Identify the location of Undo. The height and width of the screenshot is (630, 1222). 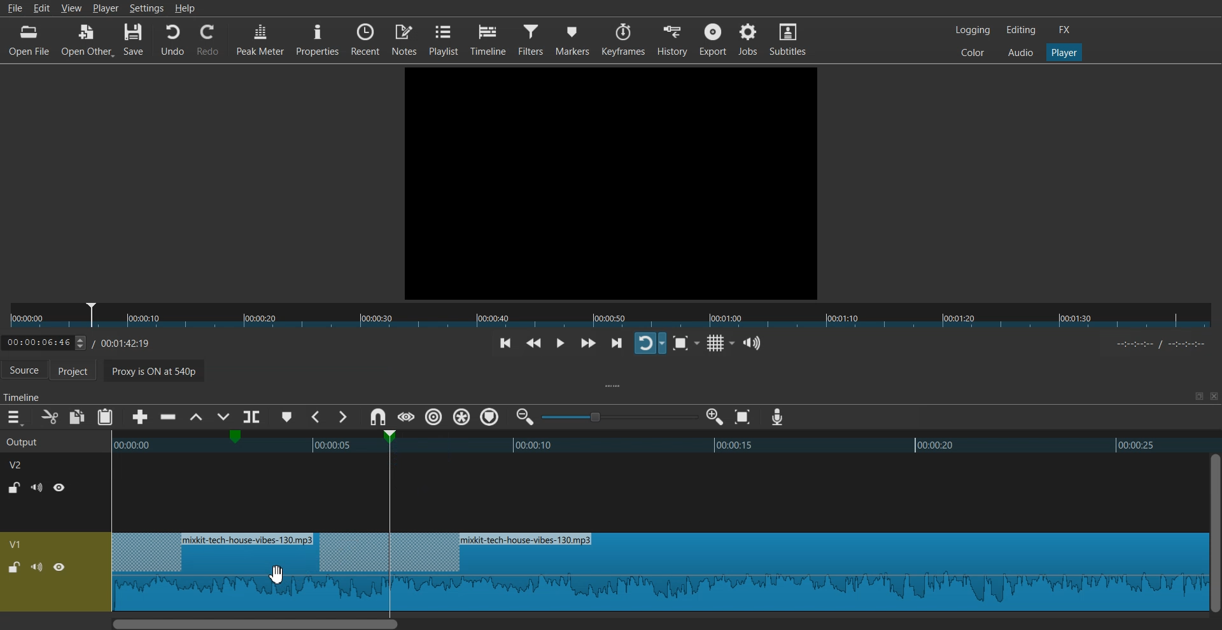
(172, 40).